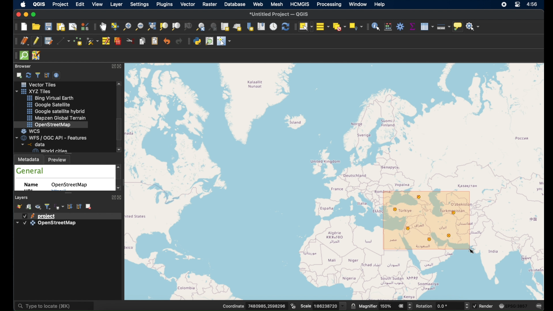  Describe the element at coordinates (25, 15) in the screenshot. I see `minimize` at that location.